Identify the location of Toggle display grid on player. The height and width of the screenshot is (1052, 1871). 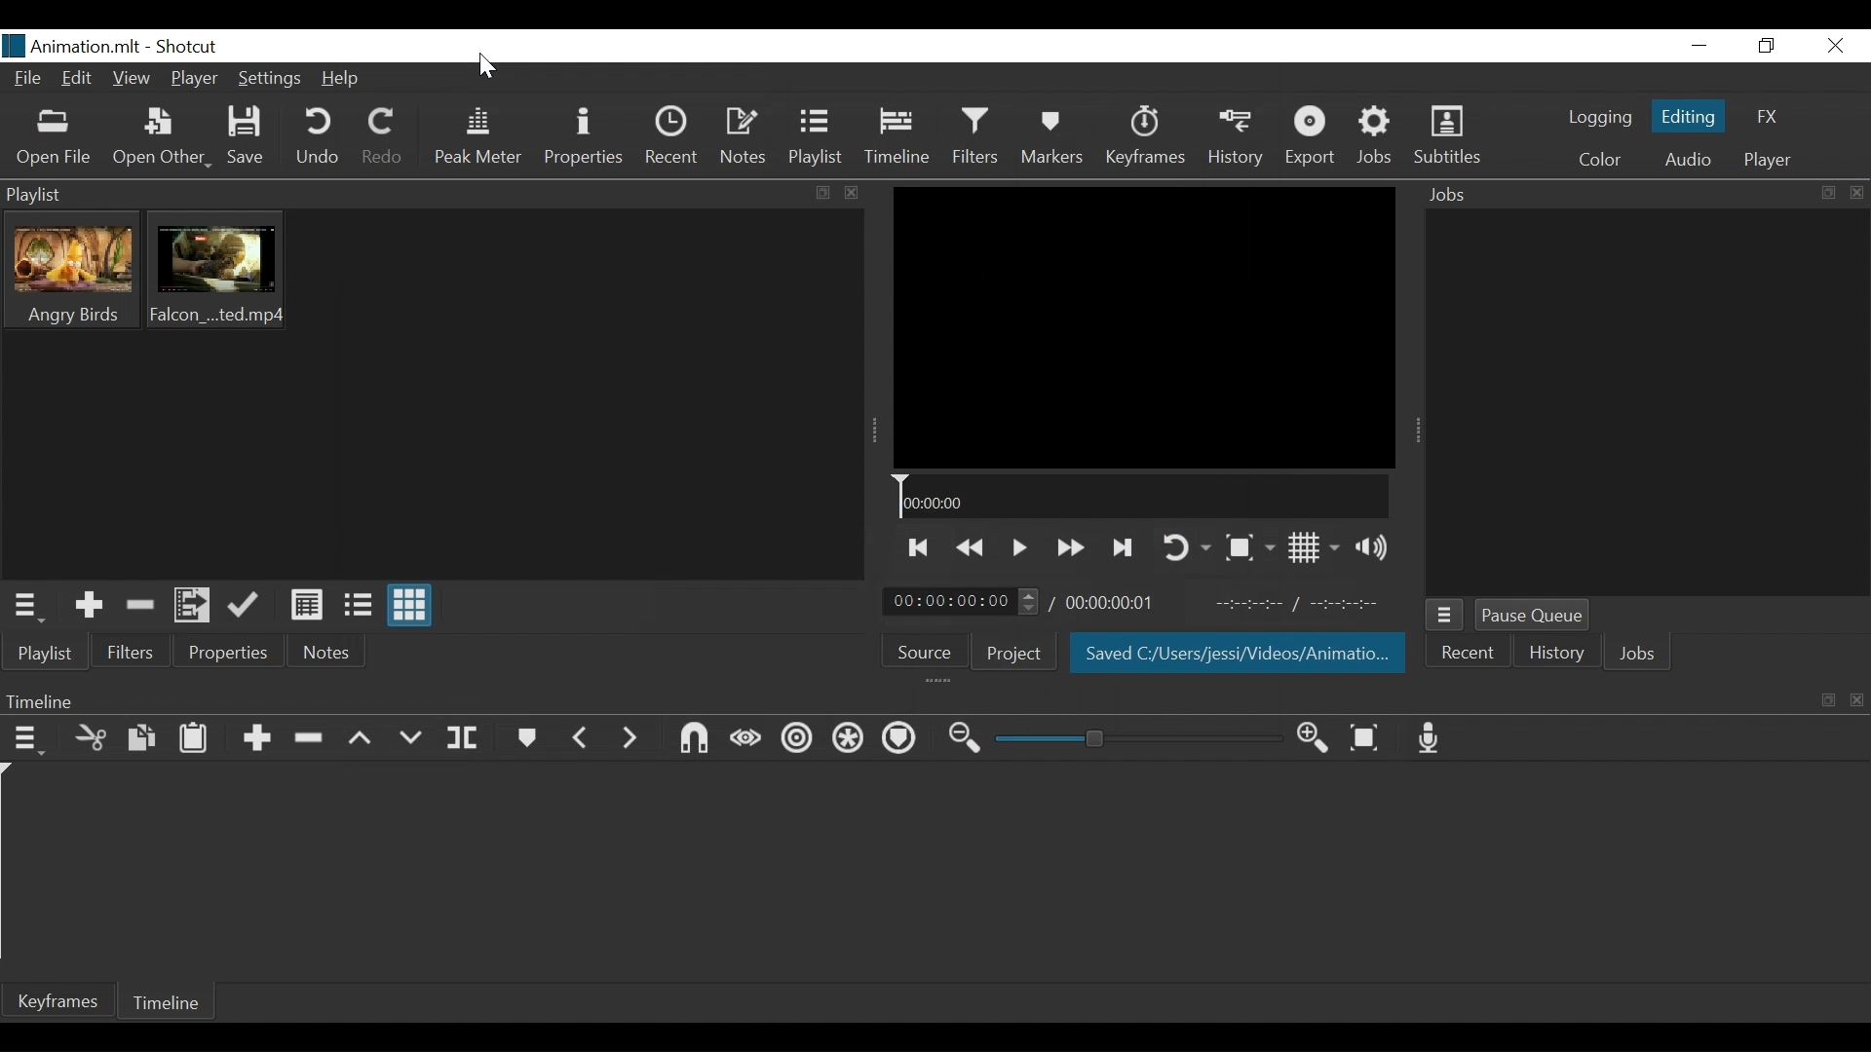
(1315, 547).